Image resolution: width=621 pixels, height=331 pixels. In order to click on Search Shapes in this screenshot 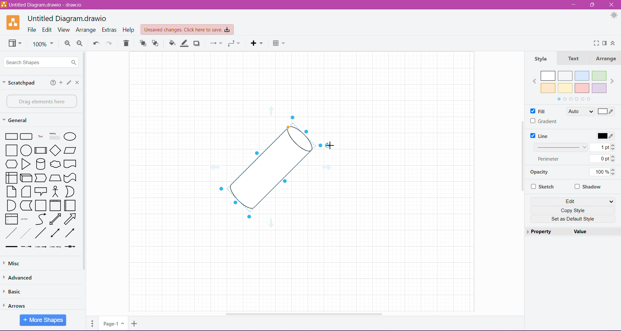, I will do `click(42, 63)`.